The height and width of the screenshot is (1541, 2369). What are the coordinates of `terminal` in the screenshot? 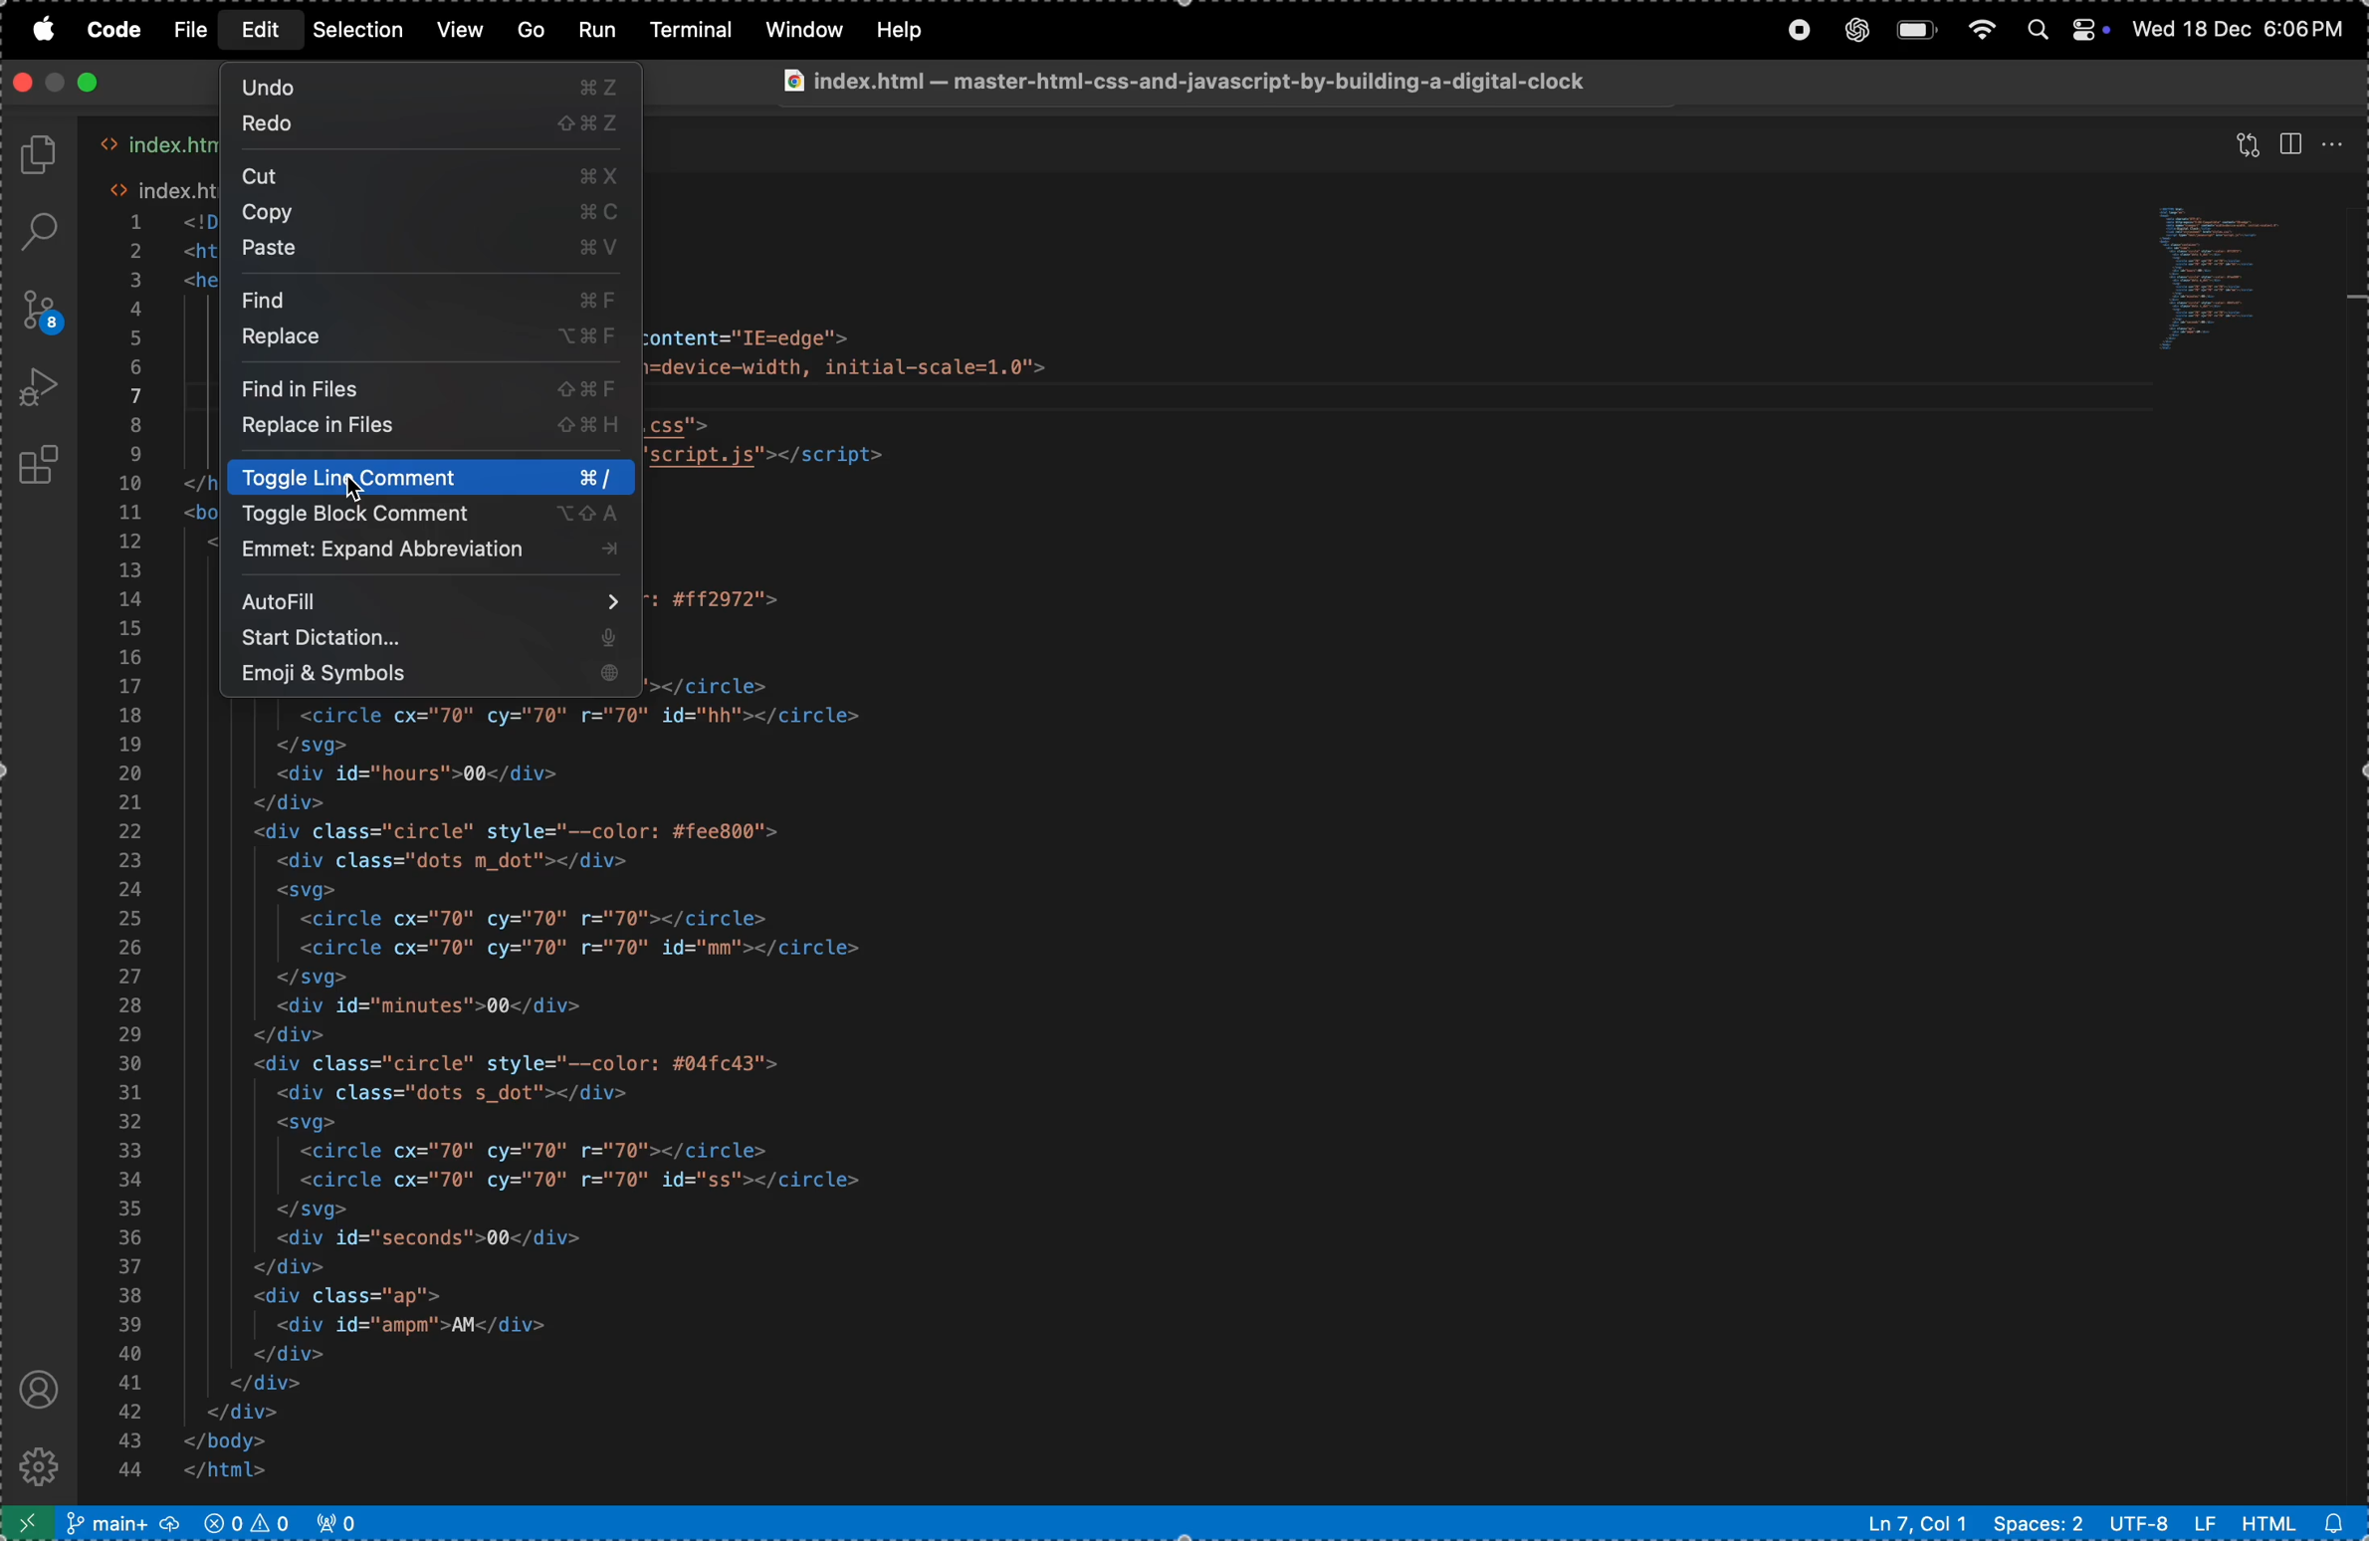 It's located at (691, 30).